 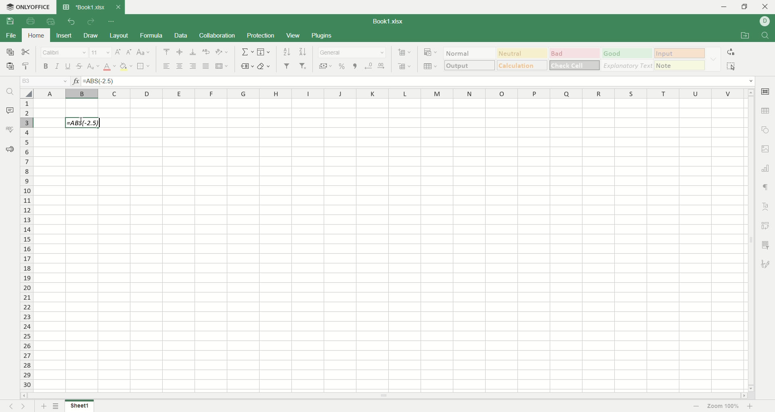 What do you see at coordinates (246, 66) in the screenshot?
I see `named ranges` at bounding box center [246, 66].